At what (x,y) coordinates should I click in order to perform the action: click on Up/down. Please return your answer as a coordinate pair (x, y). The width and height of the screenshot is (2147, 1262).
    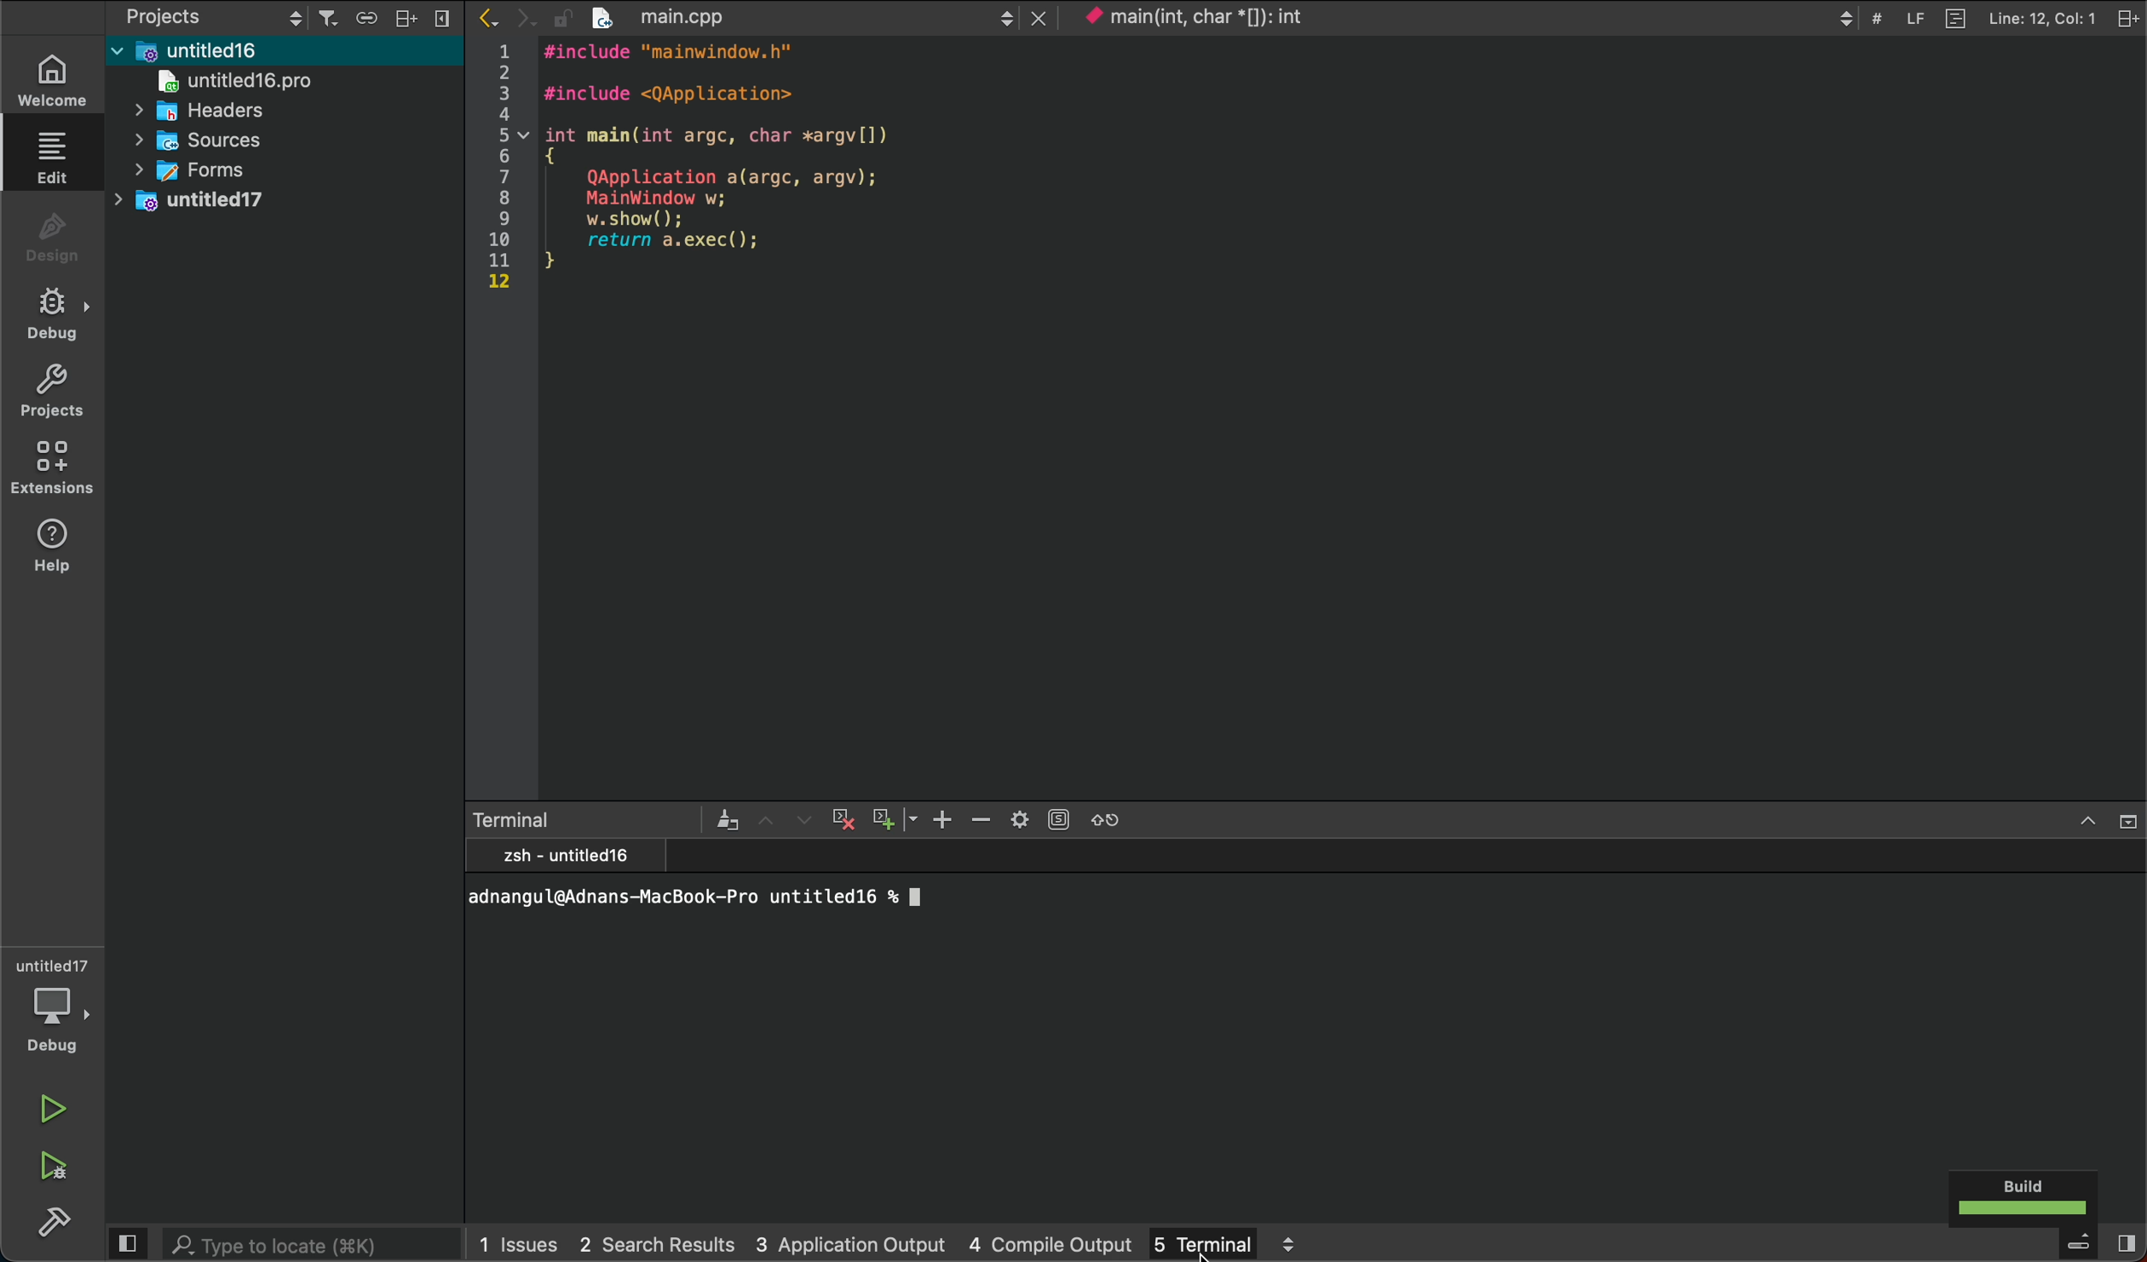
    Looking at the image, I should click on (1845, 18).